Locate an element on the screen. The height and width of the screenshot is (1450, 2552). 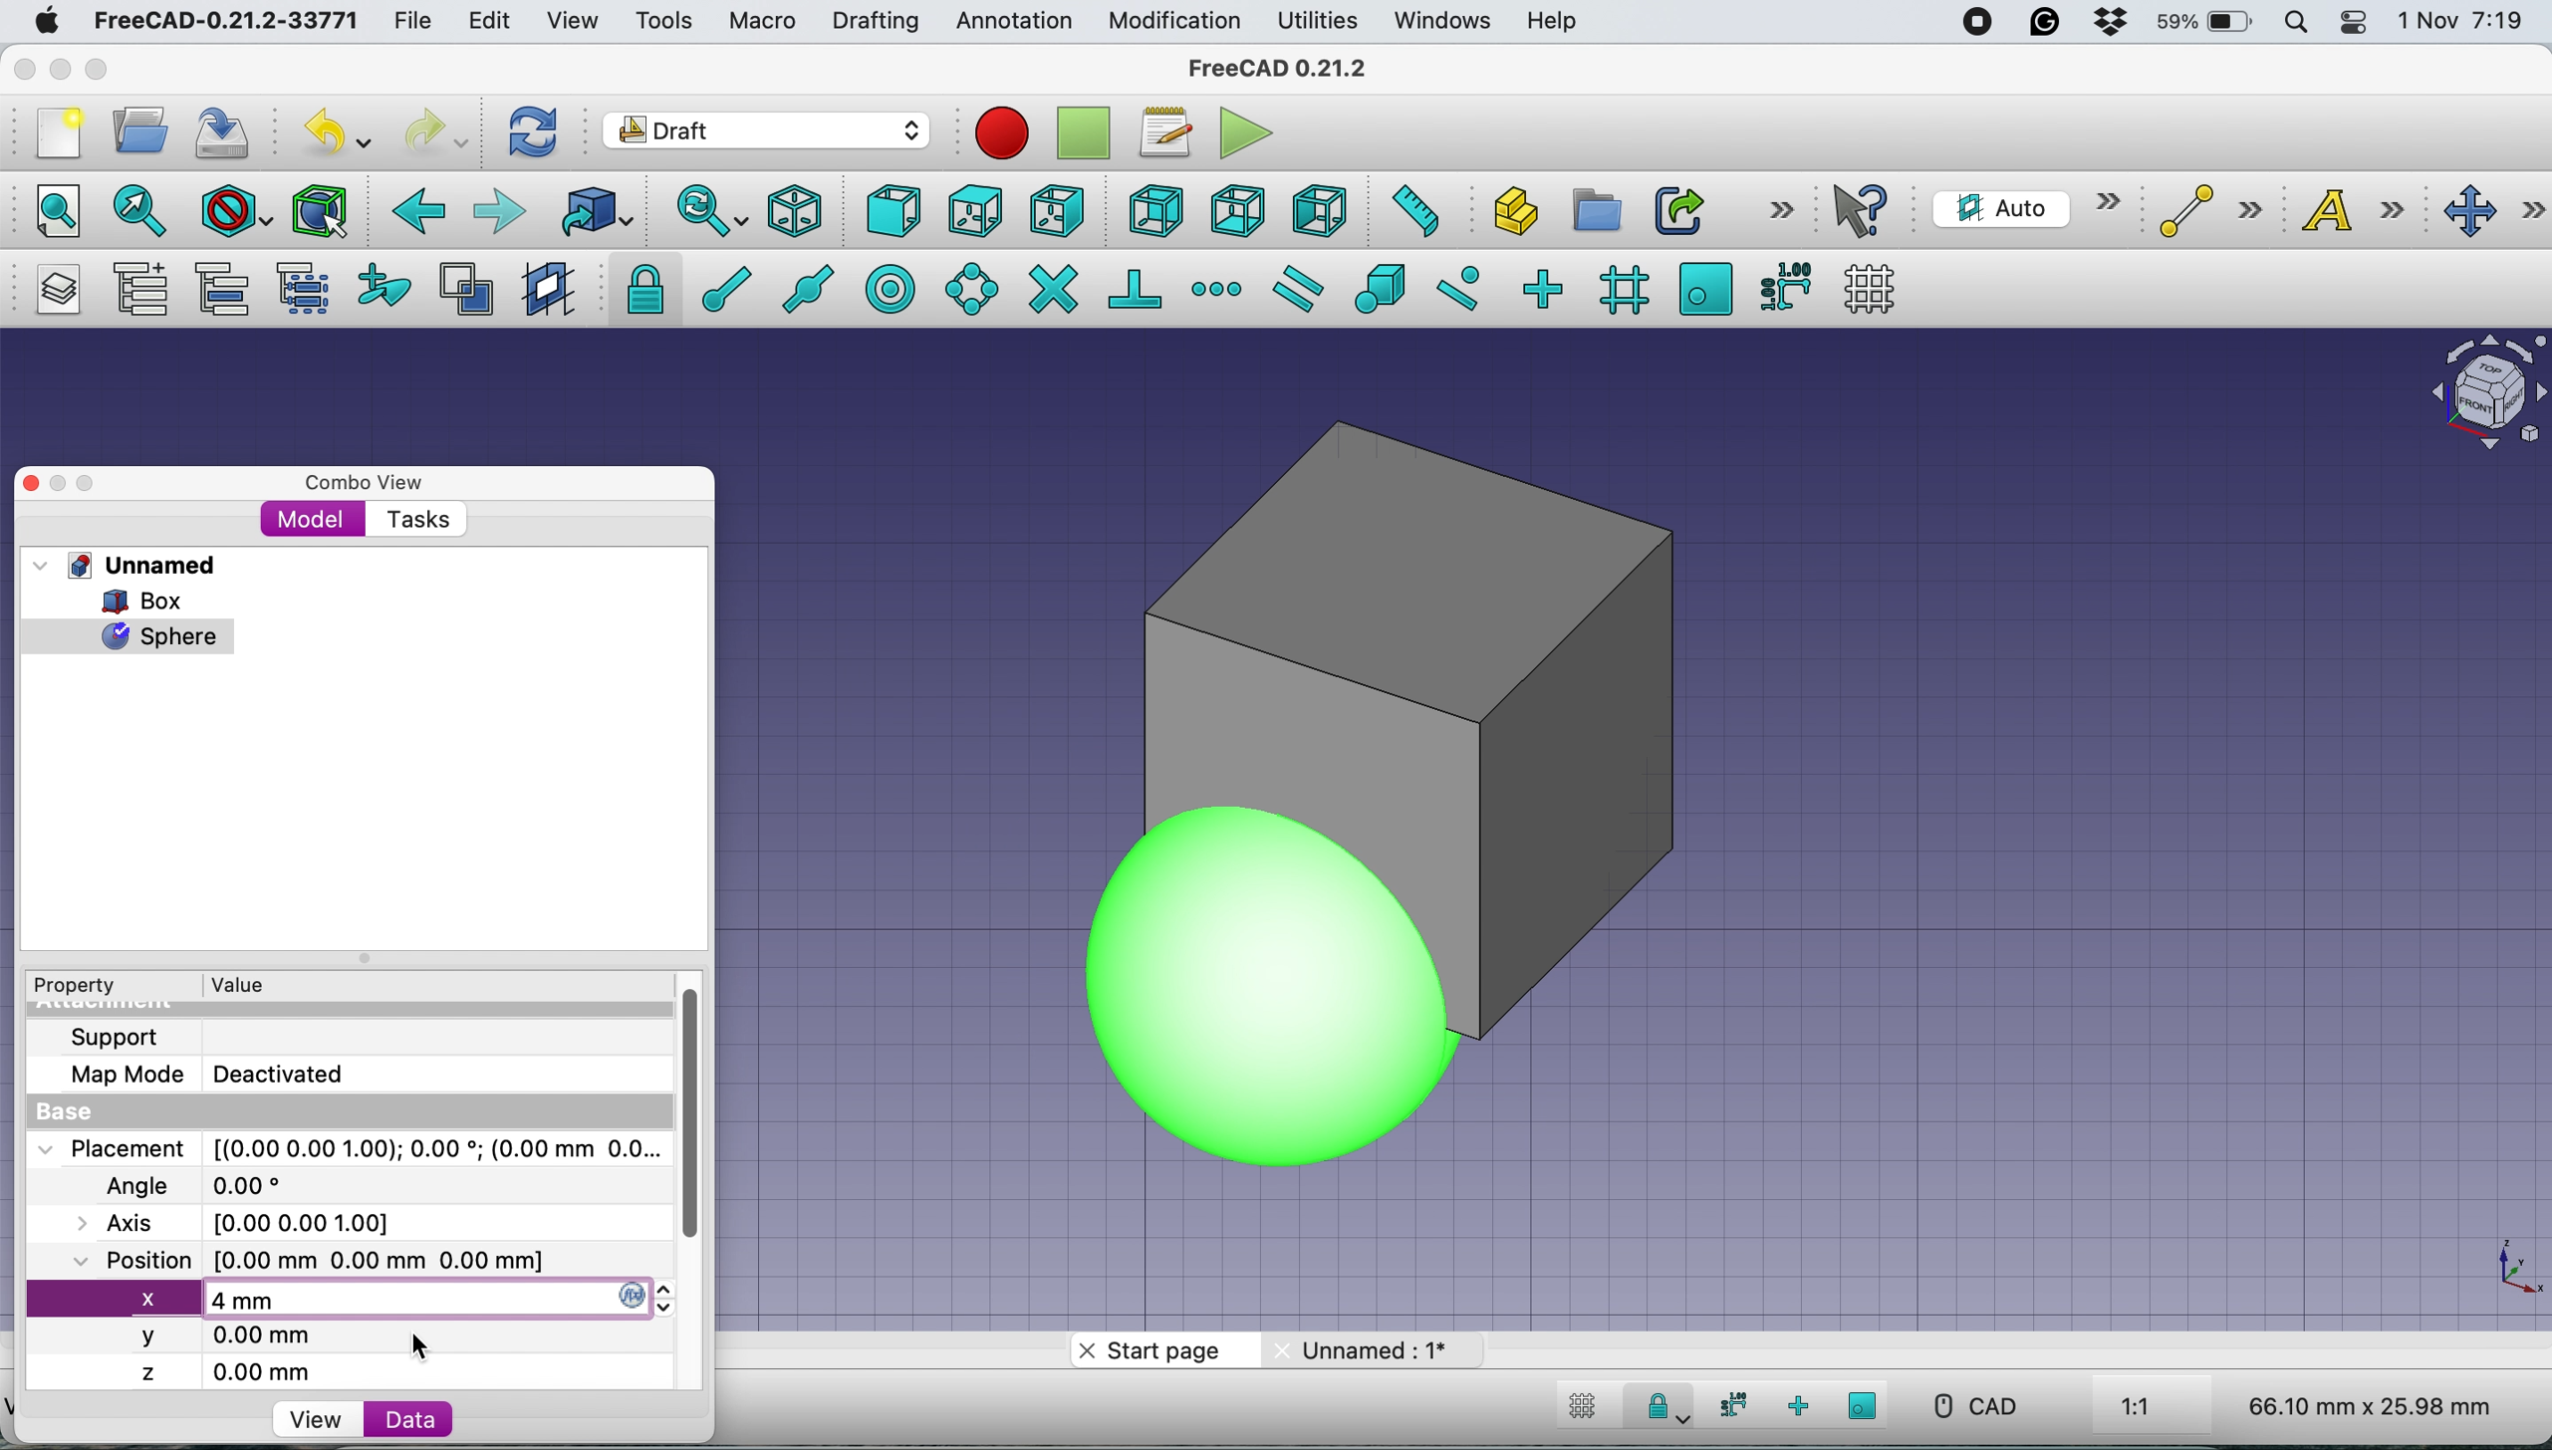
aspect ratio is located at coordinates (2137, 1408).